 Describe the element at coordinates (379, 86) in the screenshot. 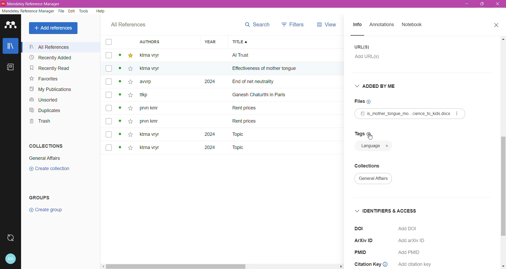

I see `Added By Me` at that location.